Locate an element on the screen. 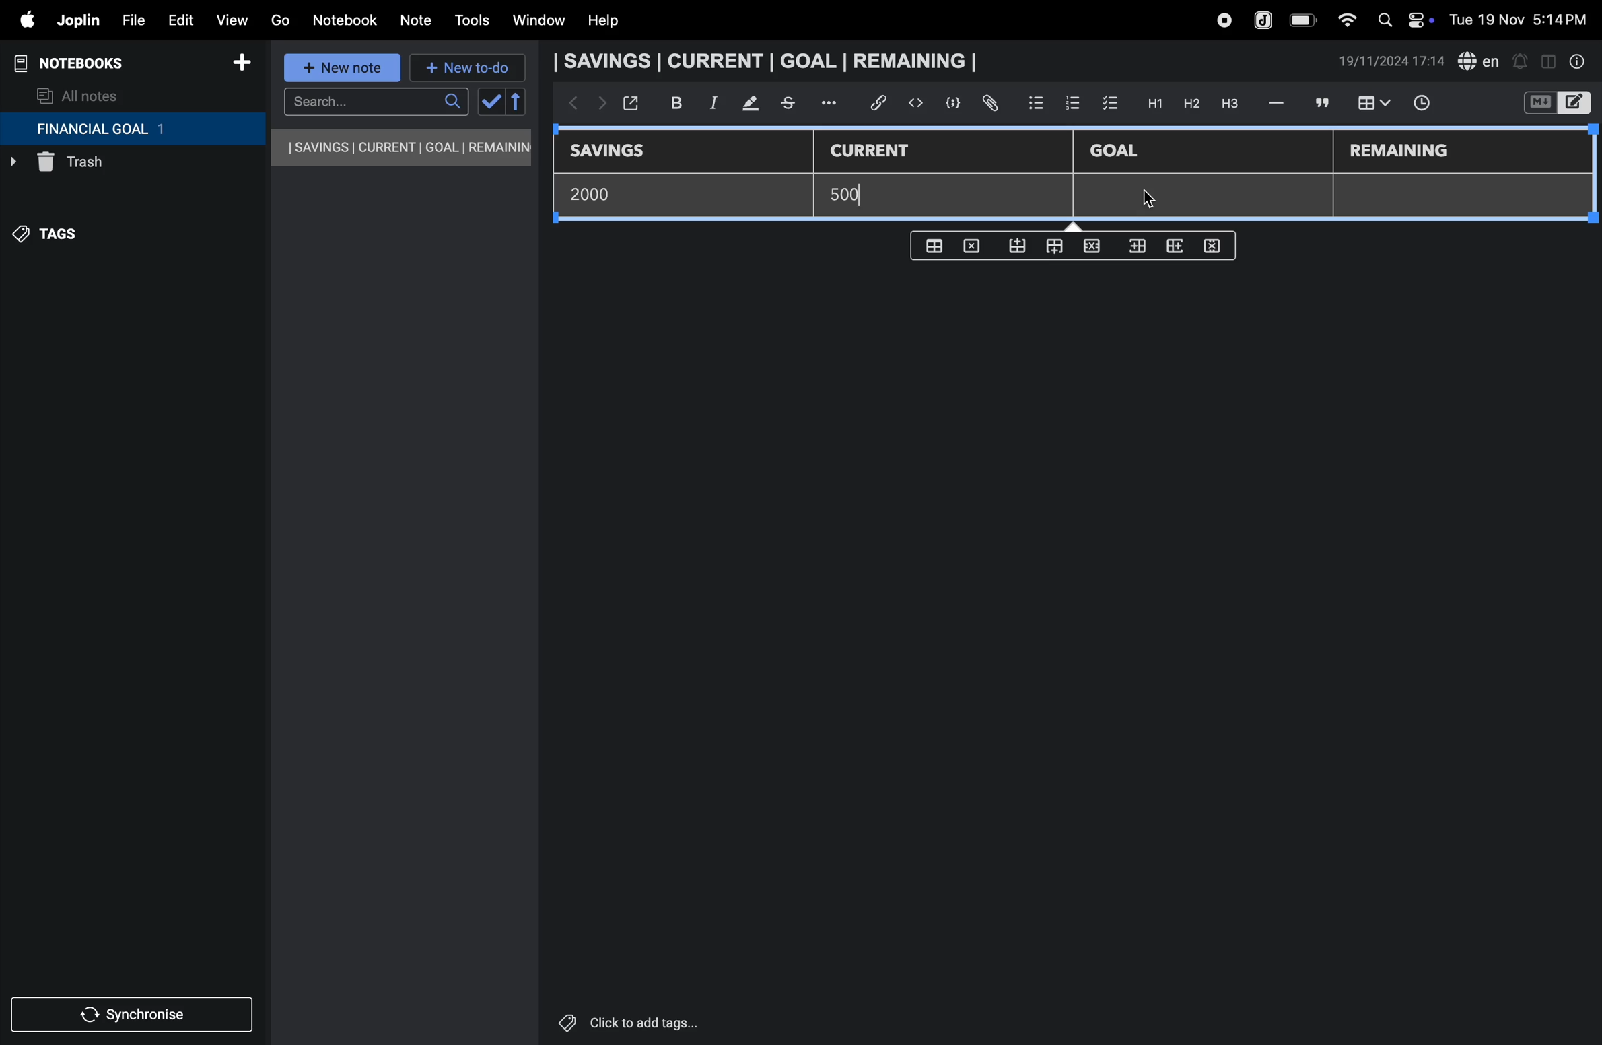  bullet list is located at coordinates (1036, 101).